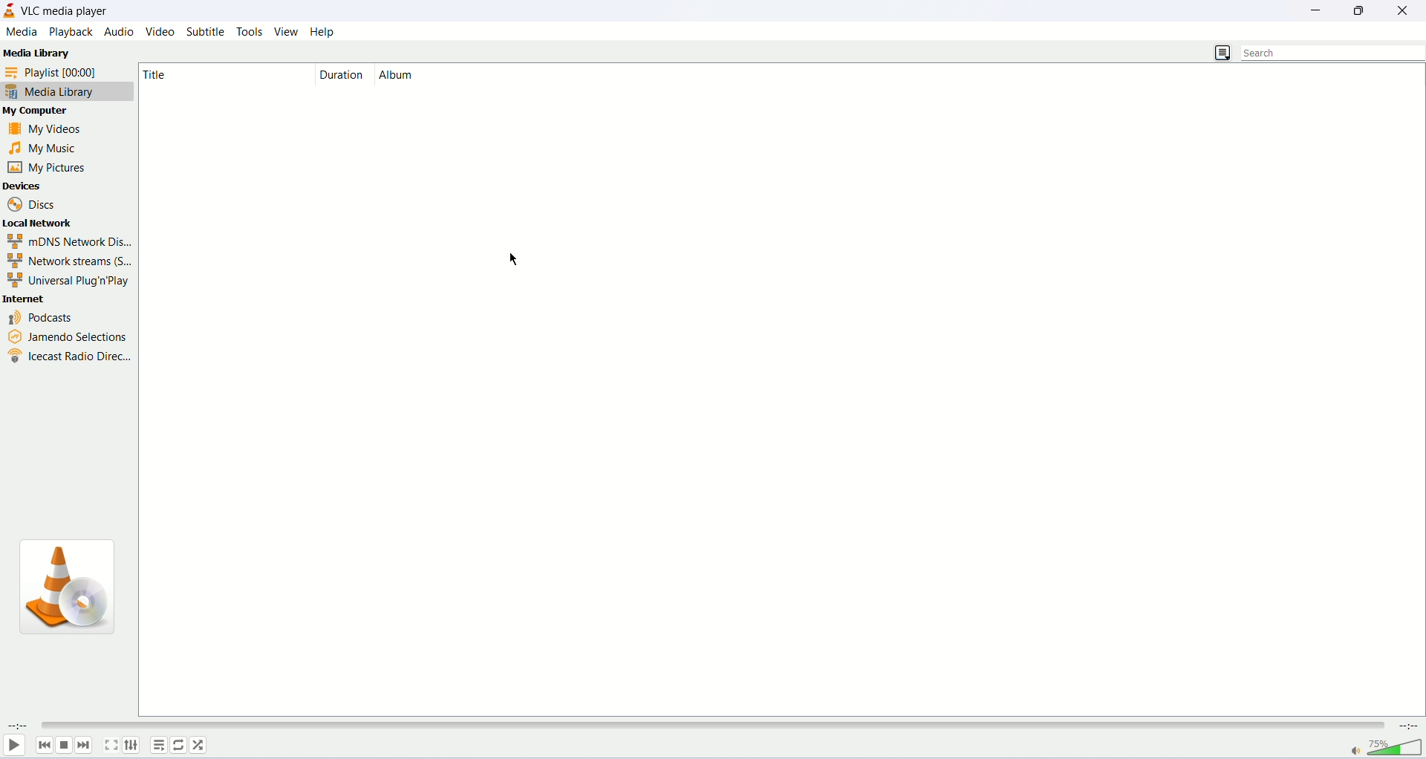 The width and height of the screenshot is (1426, 759). What do you see at coordinates (204, 31) in the screenshot?
I see `subtitle` at bounding box center [204, 31].